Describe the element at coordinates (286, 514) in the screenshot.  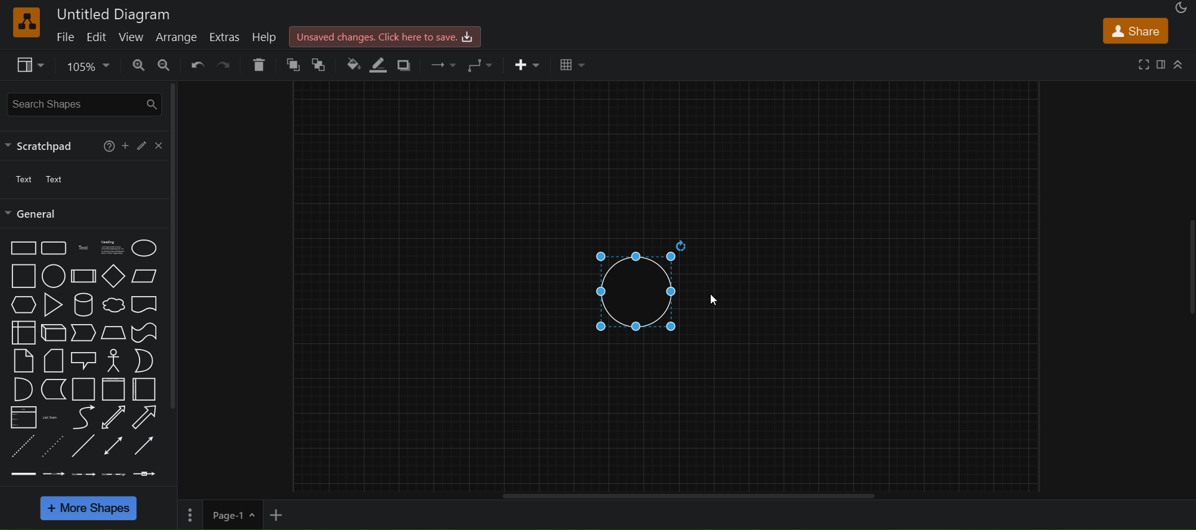
I see `add new page` at that location.